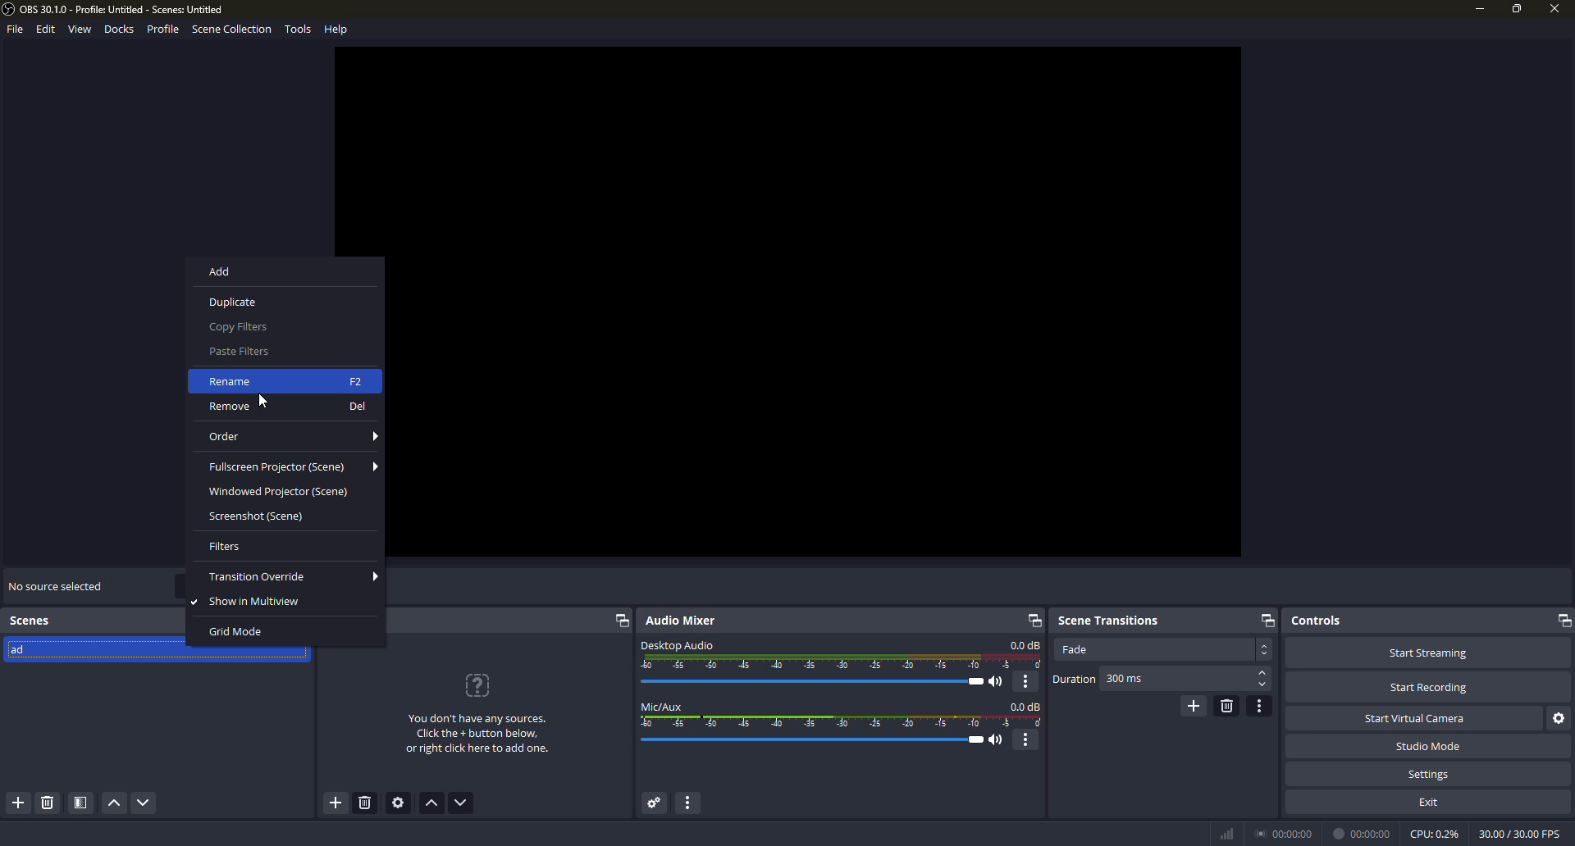  Describe the element at coordinates (461, 803) in the screenshot. I see `move source down` at that location.